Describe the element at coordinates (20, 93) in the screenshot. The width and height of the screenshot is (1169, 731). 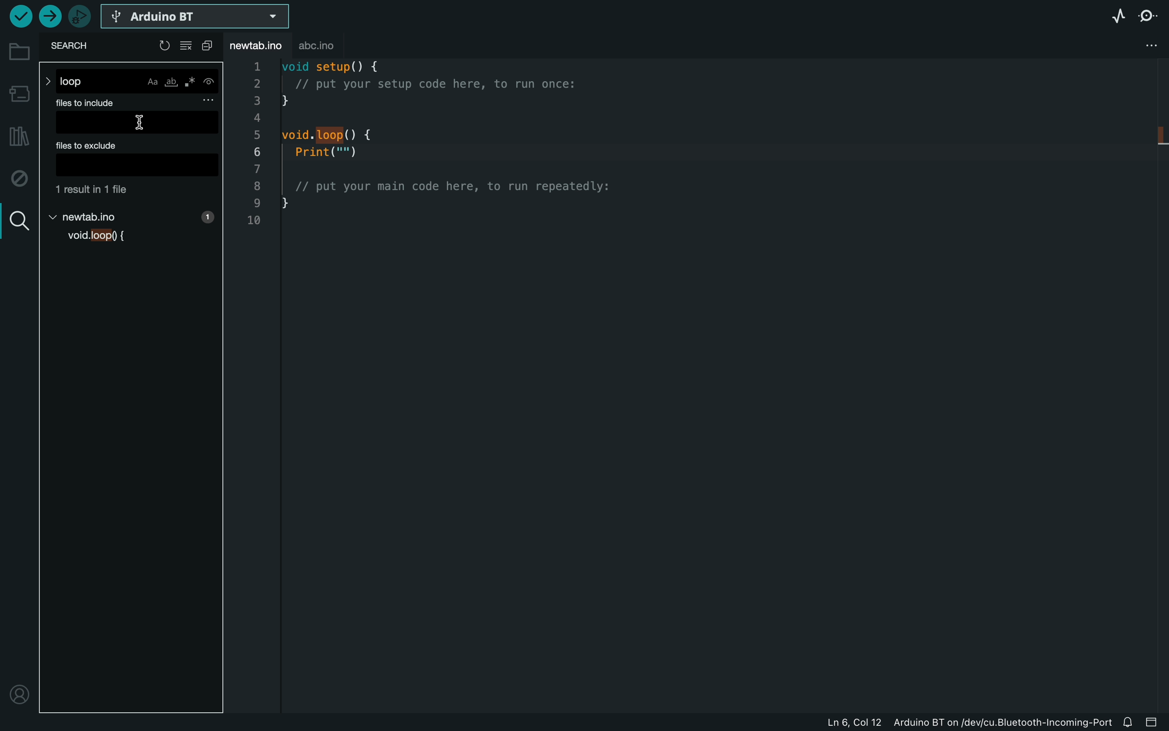
I see `board manager` at that location.